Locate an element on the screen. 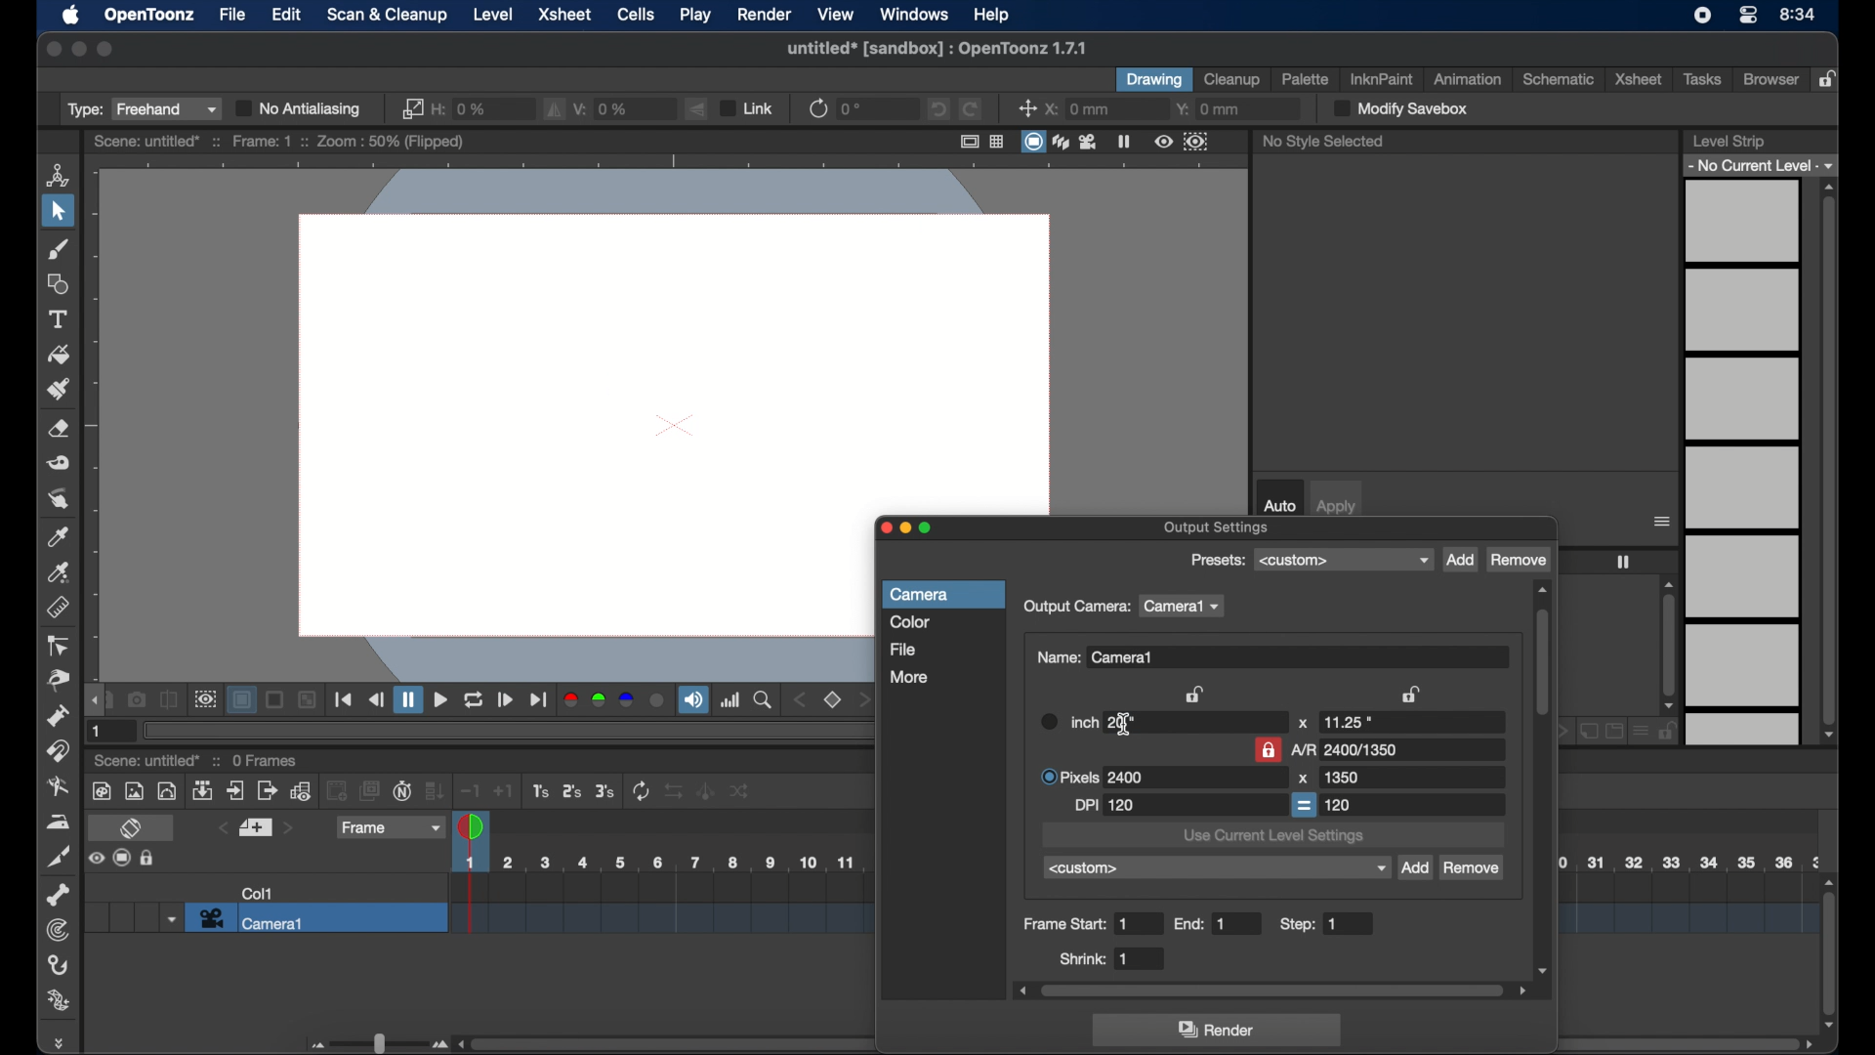  level is located at coordinates (493, 15).